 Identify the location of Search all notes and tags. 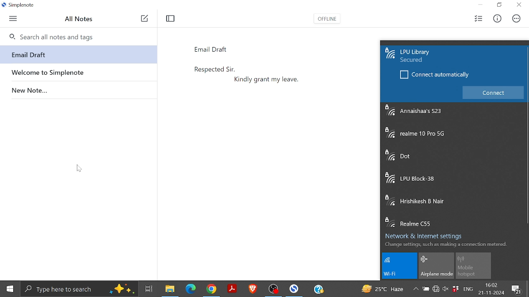
(78, 35).